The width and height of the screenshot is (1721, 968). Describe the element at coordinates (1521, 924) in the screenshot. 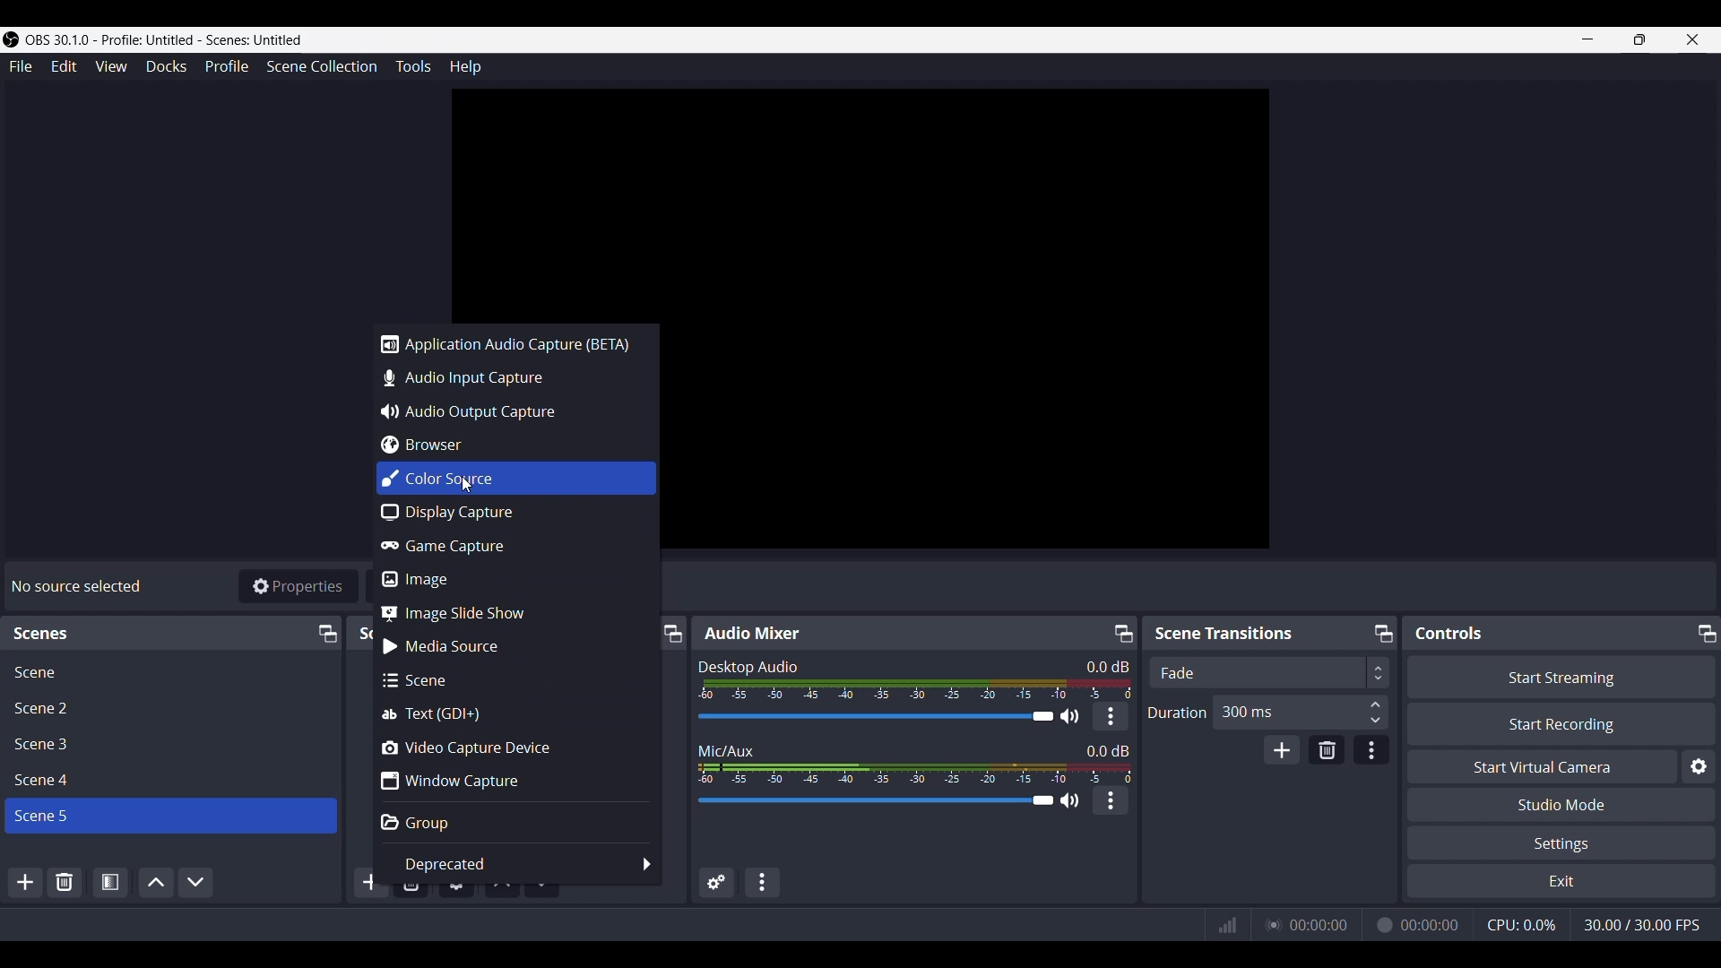

I see `CPU working indicator` at that location.